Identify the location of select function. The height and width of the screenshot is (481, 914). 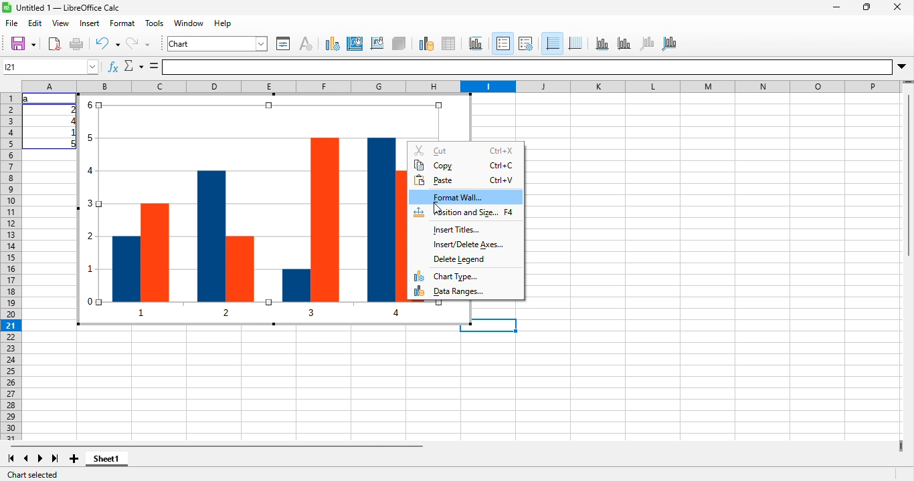
(133, 66).